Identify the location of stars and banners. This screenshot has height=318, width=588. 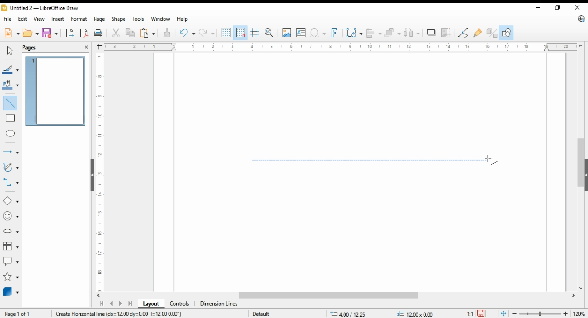
(11, 277).